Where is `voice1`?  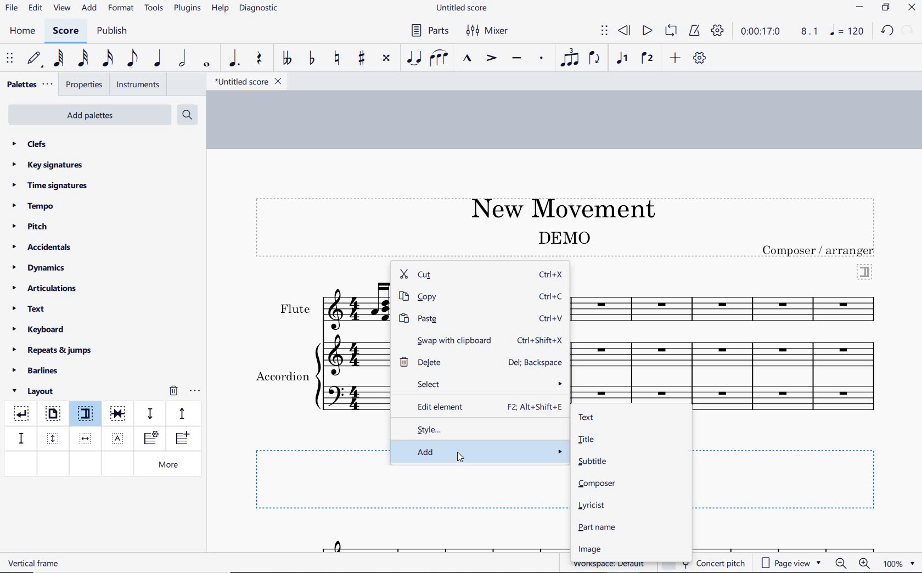
voice1 is located at coordinates (623, 59).